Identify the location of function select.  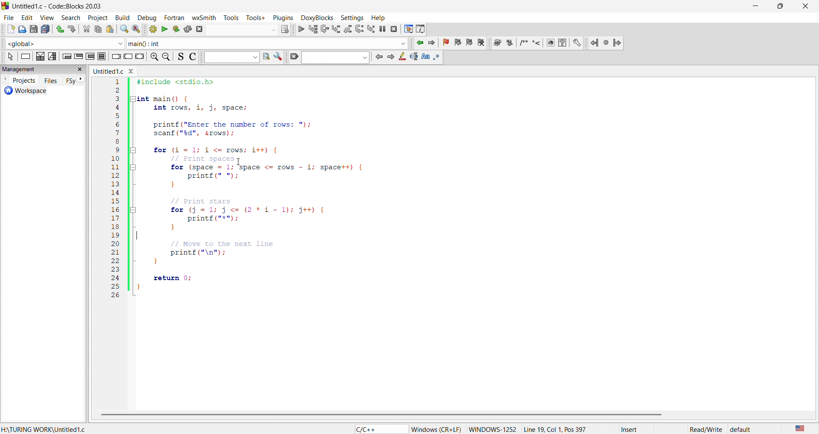
(267, 43).